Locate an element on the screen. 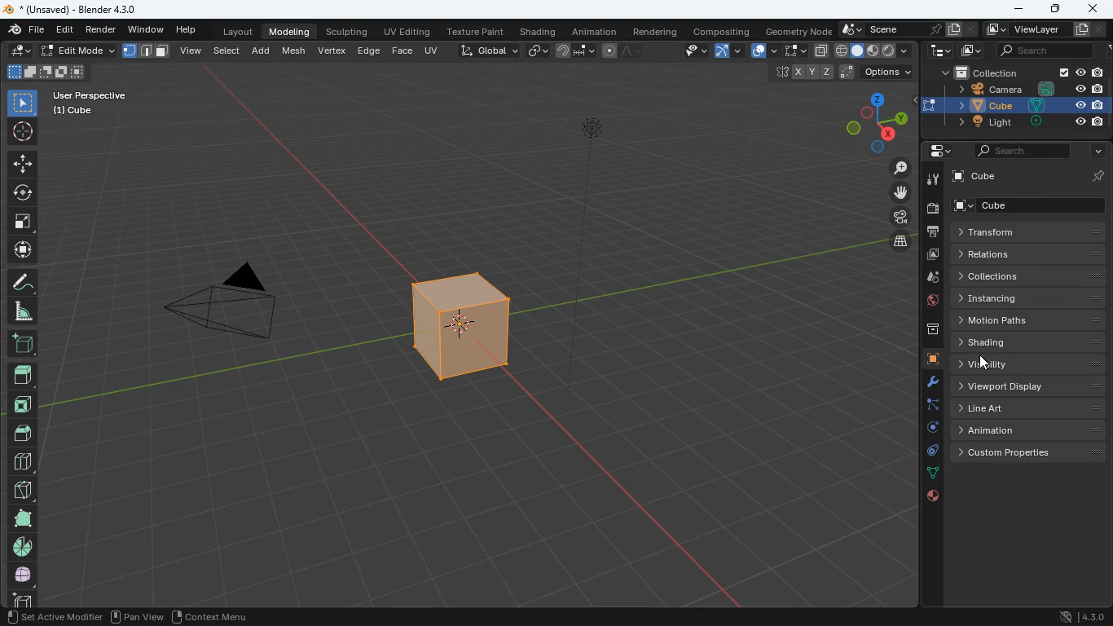  dd is located at coordinates (23, 346).